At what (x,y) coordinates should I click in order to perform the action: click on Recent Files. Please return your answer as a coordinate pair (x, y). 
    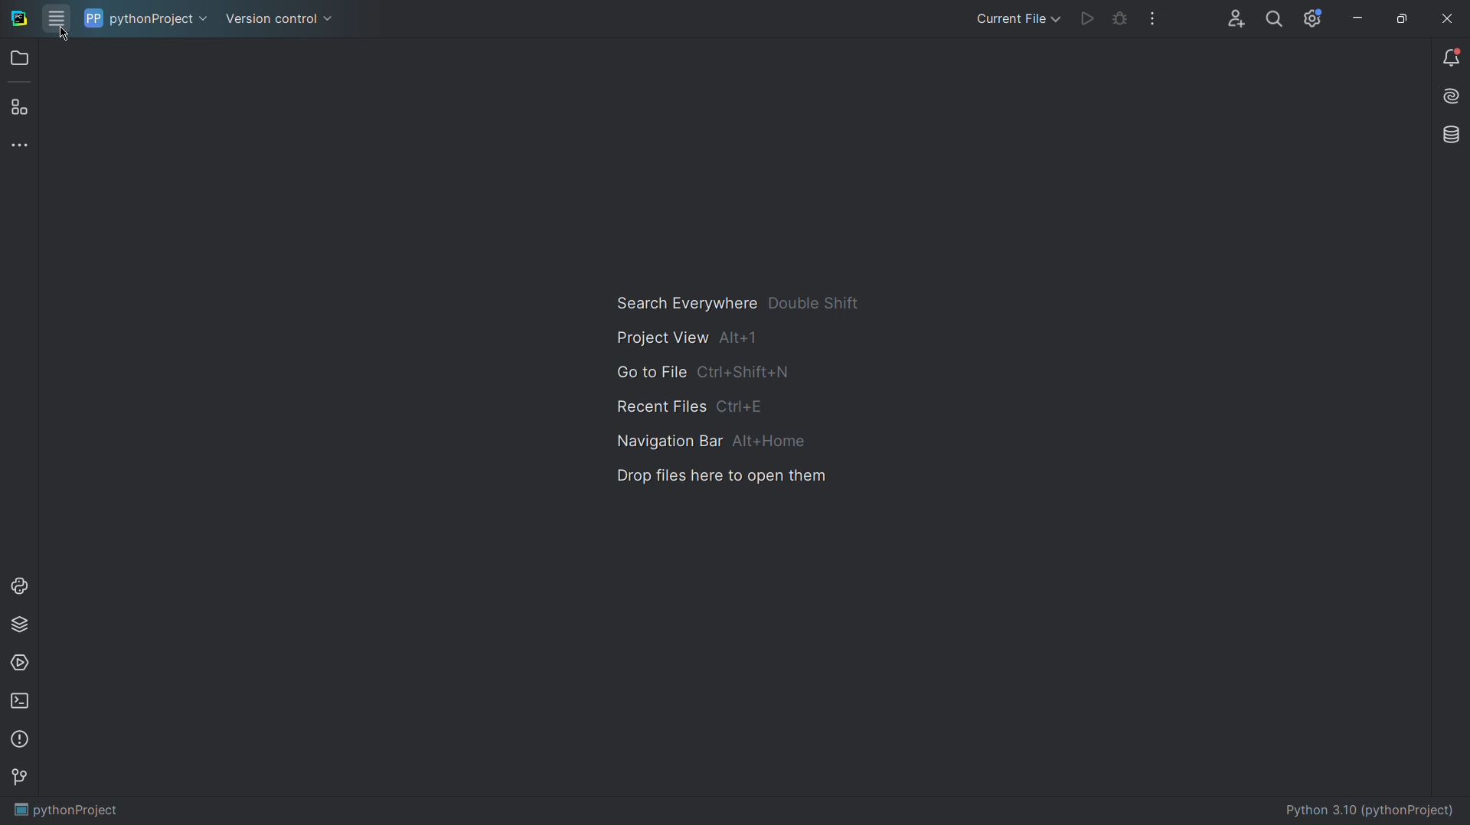
    Looking at the image, I should click on (704, 404).